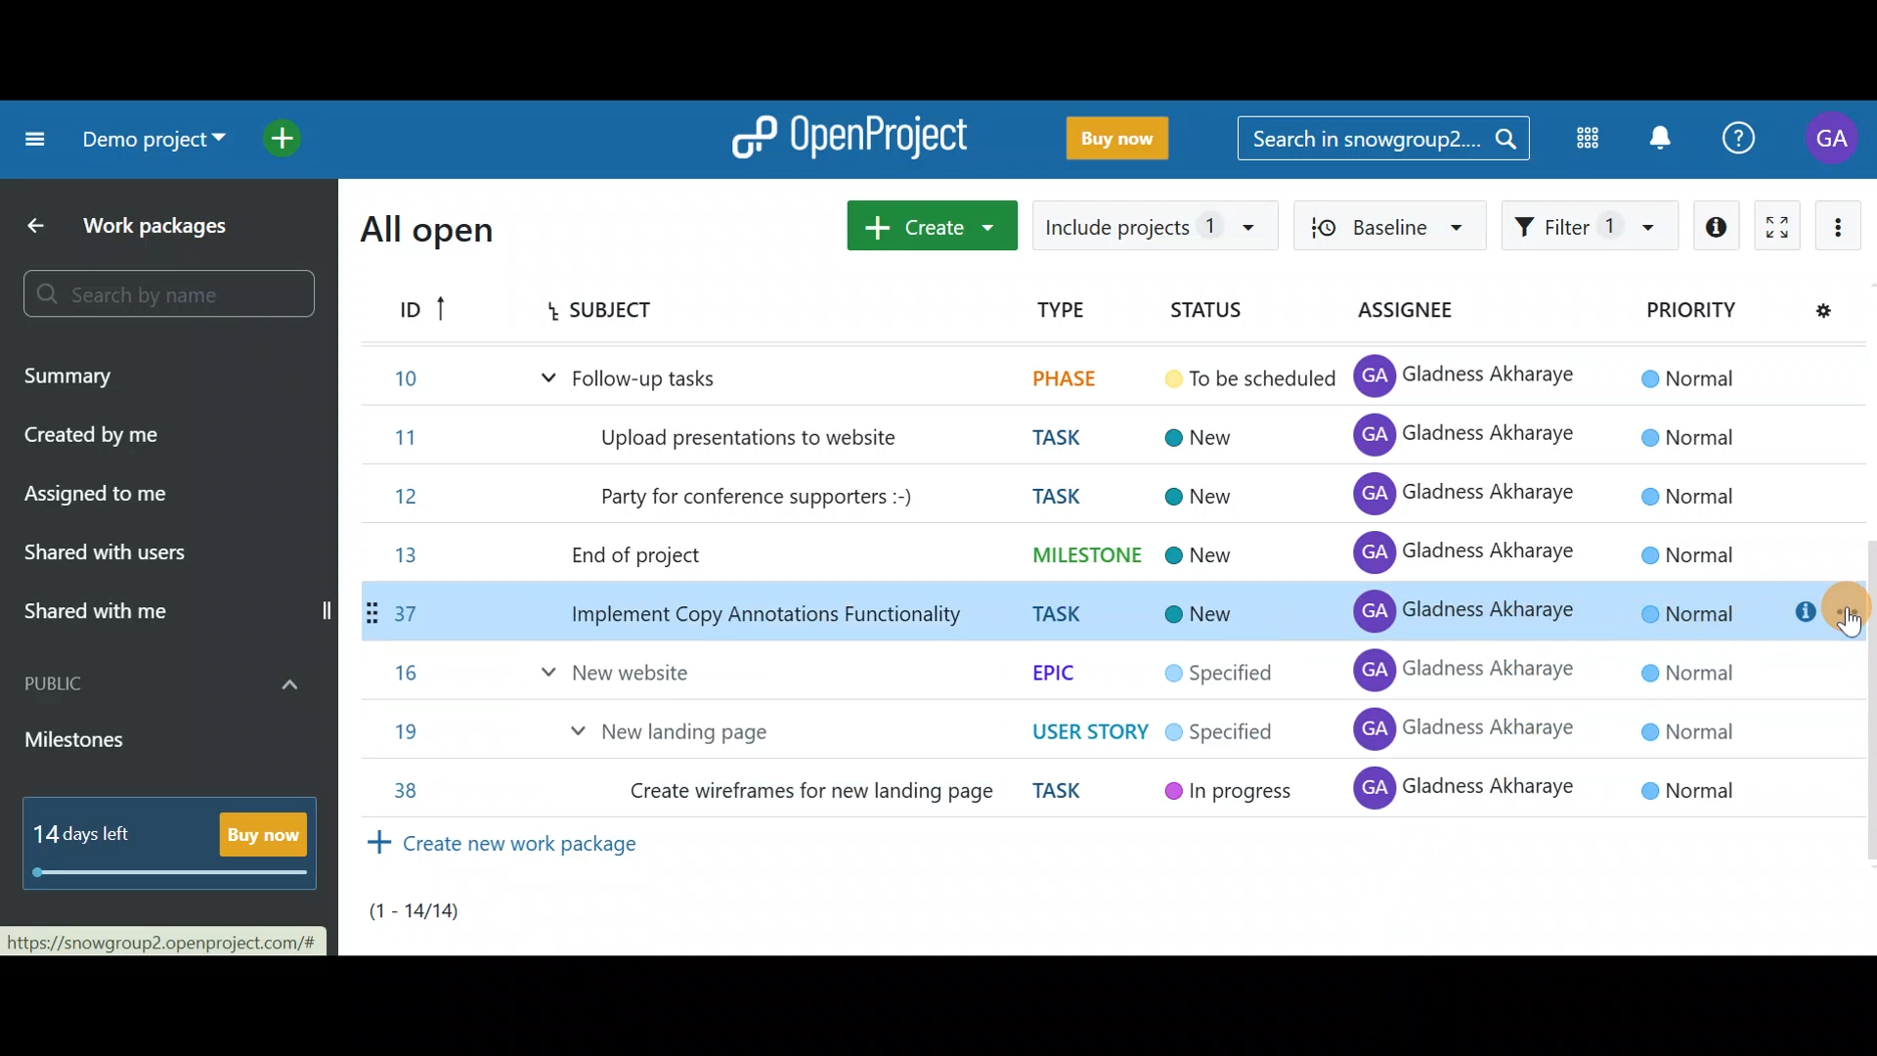 This screenshot has height=1056, width=1877. Describe the element at coordinates (141, 223) in the screenshot. I see `Work packages` at that location.